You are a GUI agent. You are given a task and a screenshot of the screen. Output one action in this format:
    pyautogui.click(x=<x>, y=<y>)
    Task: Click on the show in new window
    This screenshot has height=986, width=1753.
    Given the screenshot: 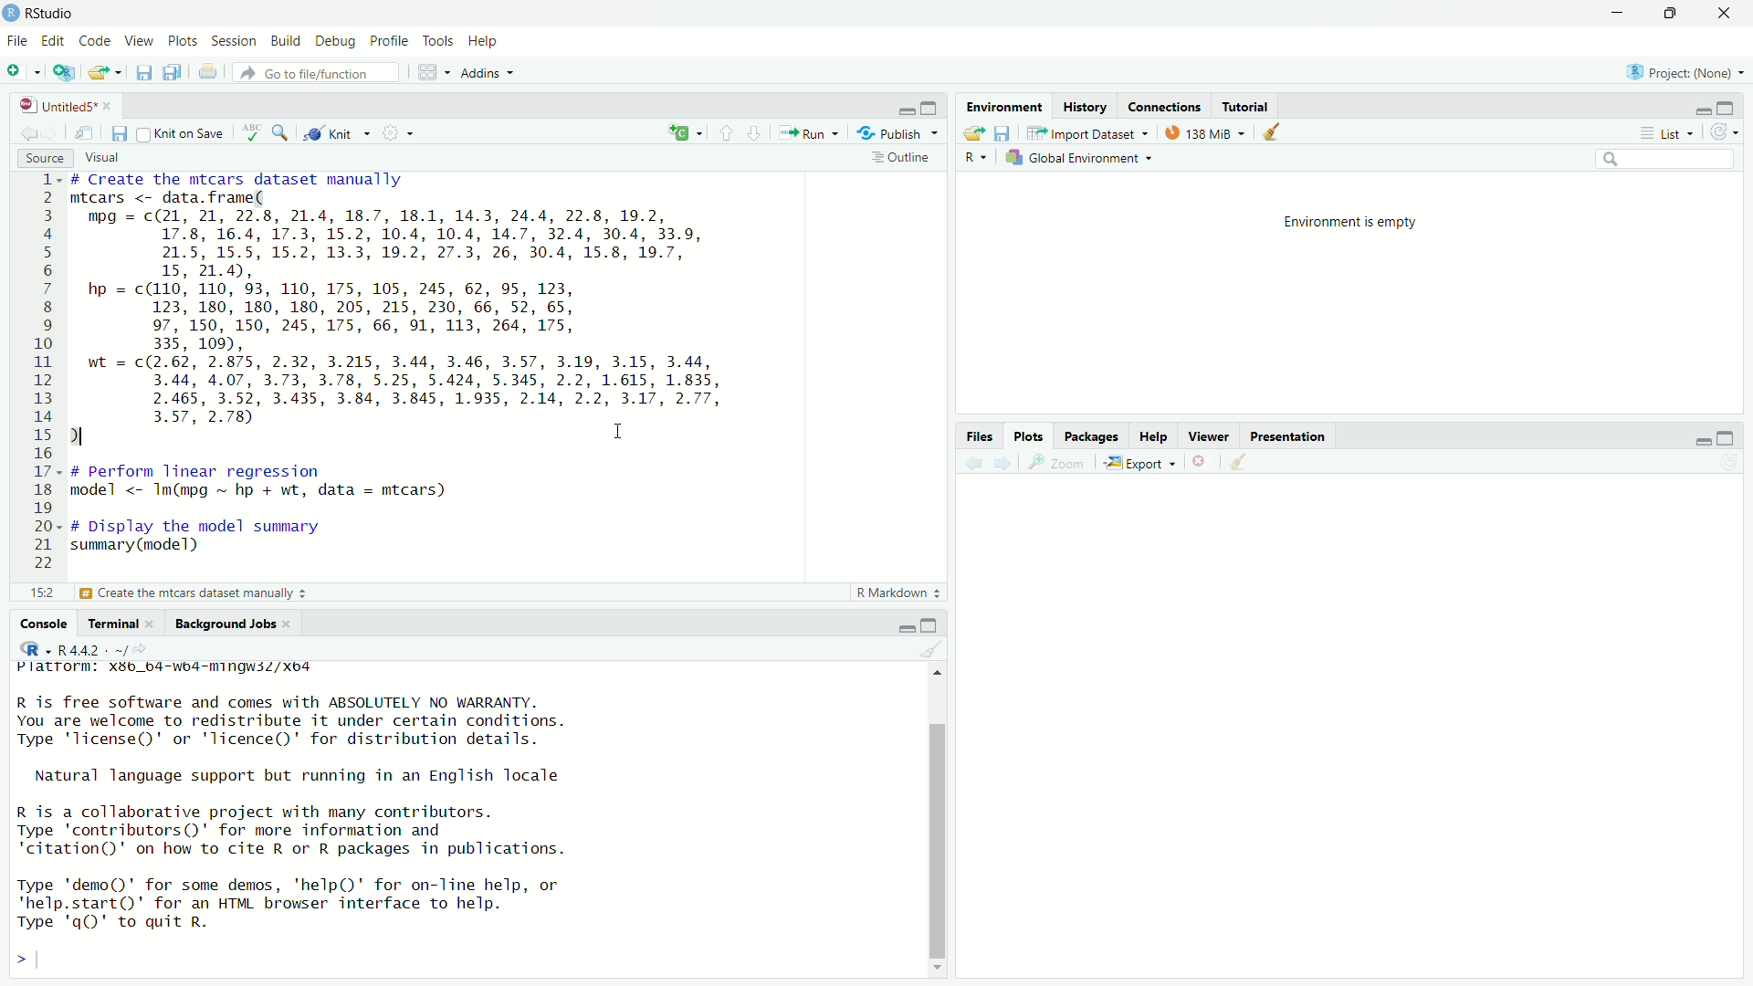 What is the action you would take?
    pyautogui.click(x=81, y=135)
    